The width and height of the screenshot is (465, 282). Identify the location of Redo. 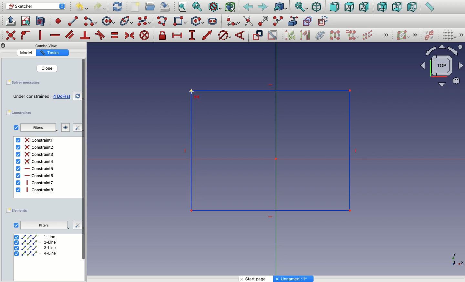
(101, 7).